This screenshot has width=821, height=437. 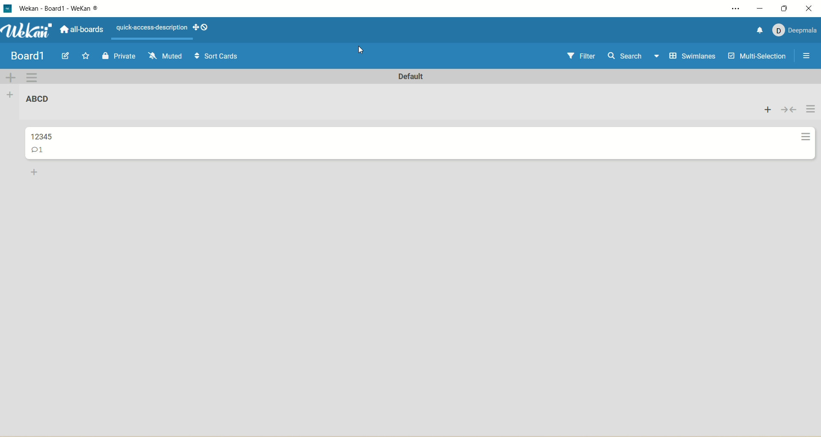 I want to click on show-desktop-drag-handles, so click(x=206, y=27).